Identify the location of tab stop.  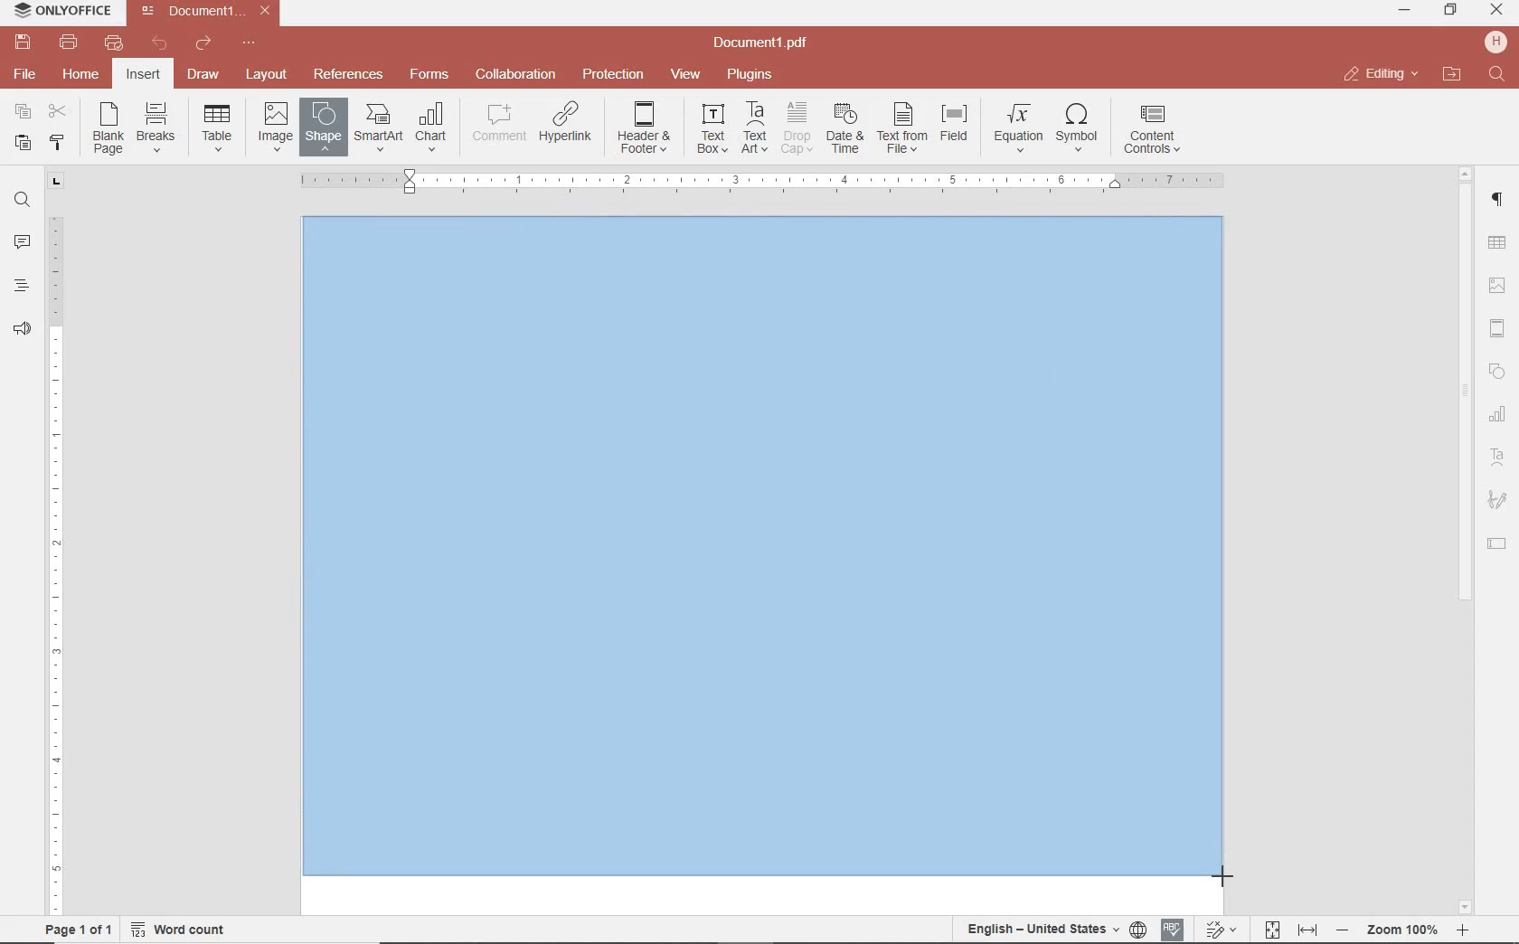
(57, 180).